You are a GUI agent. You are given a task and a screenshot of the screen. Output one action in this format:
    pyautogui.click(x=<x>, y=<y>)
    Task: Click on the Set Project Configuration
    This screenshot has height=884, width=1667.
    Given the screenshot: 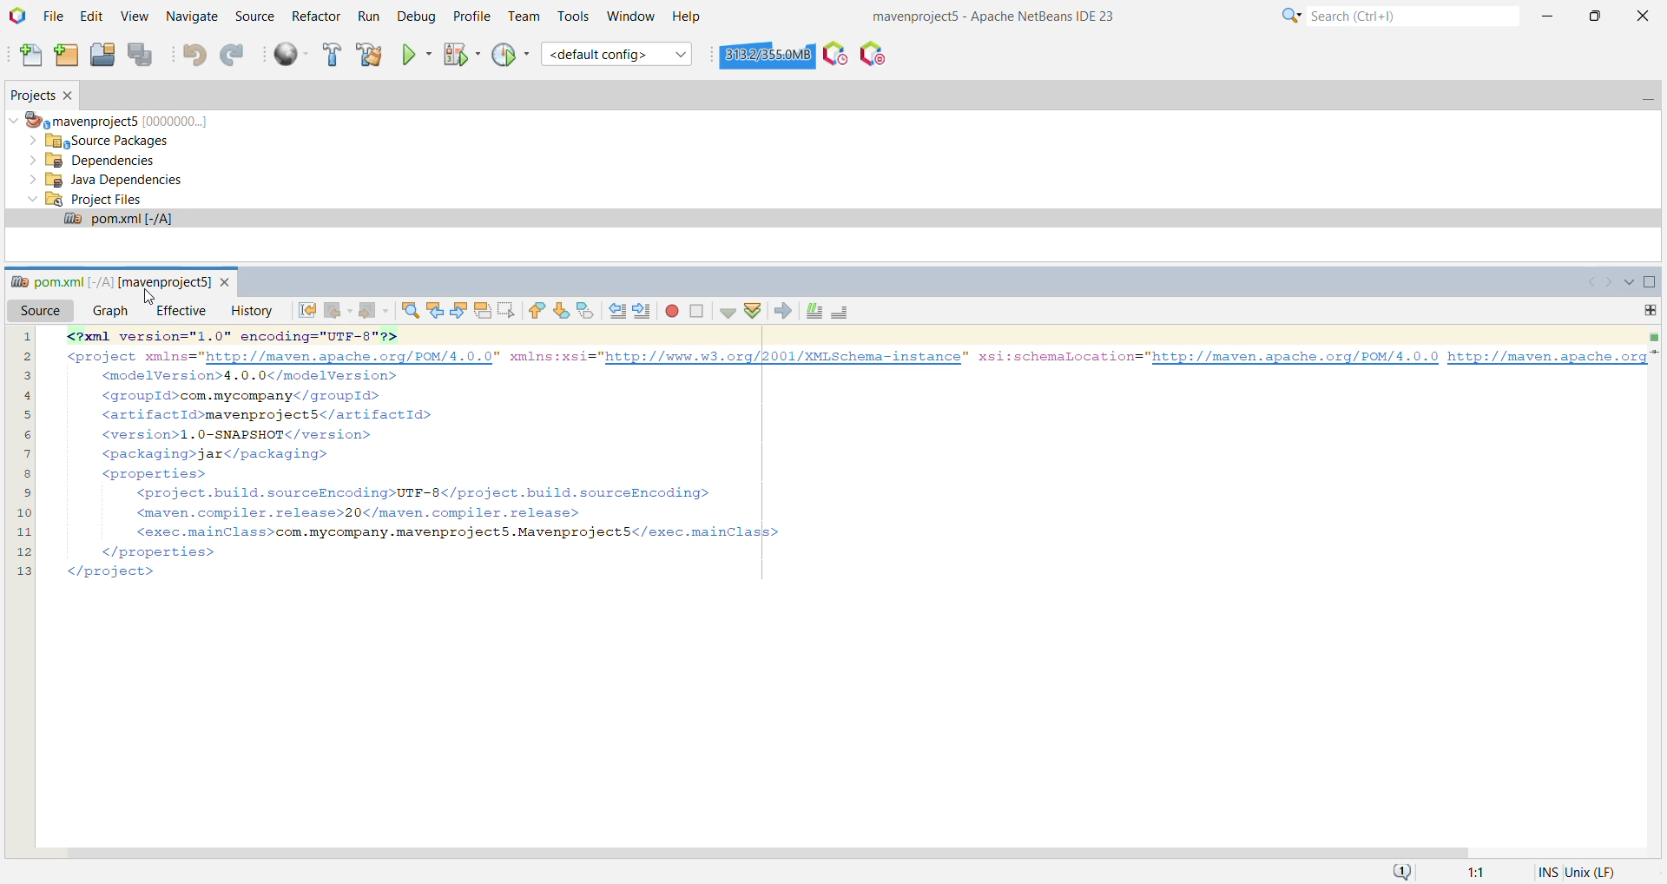 What is the action you would take?
    pyautogui.click(x=617, y=54)
    